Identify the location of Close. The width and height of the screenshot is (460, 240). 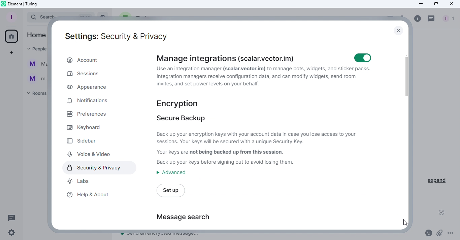
(452, 4).